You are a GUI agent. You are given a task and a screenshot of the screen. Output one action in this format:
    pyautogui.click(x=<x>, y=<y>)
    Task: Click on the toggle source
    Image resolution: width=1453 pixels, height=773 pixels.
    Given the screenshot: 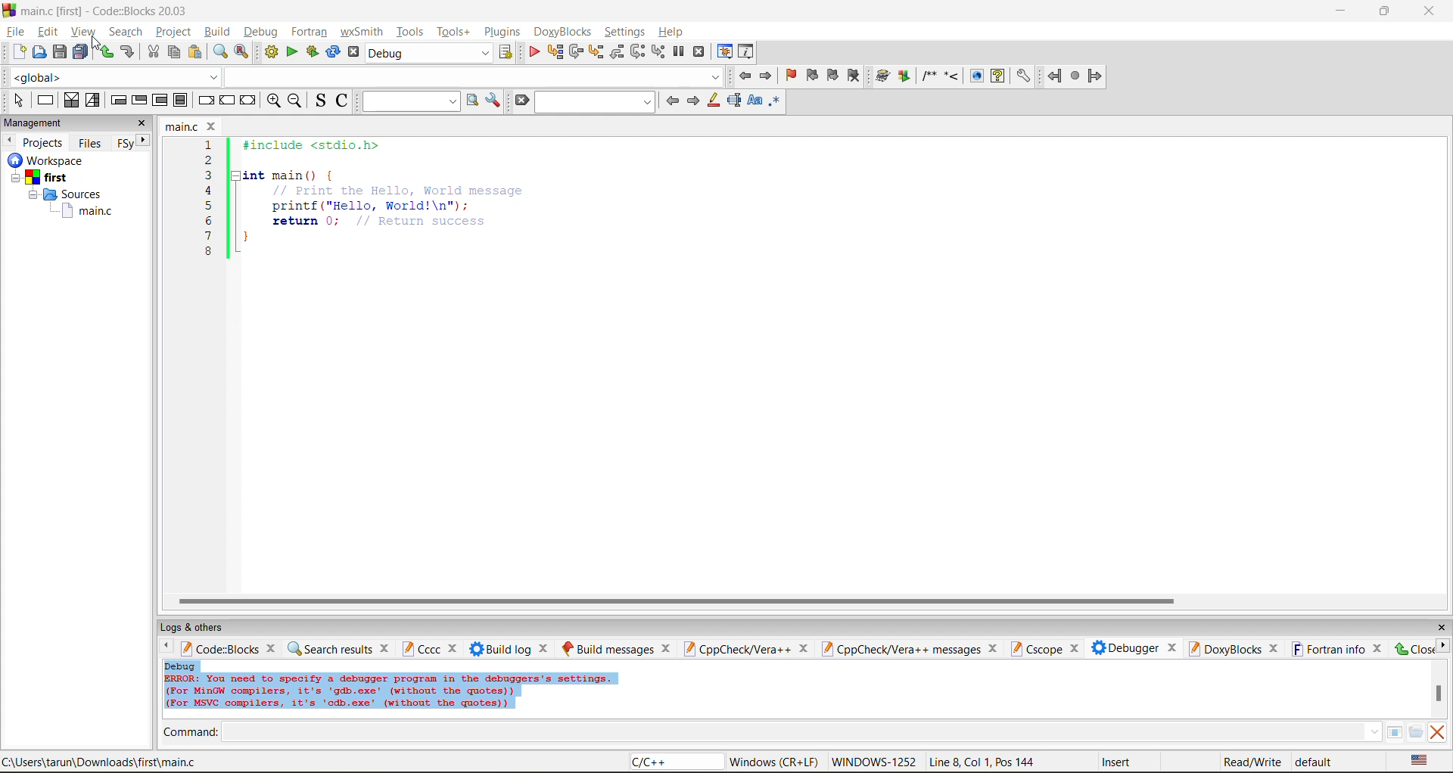 What is the action you would take?
    pyautogui.click(x=319, y=100)
    